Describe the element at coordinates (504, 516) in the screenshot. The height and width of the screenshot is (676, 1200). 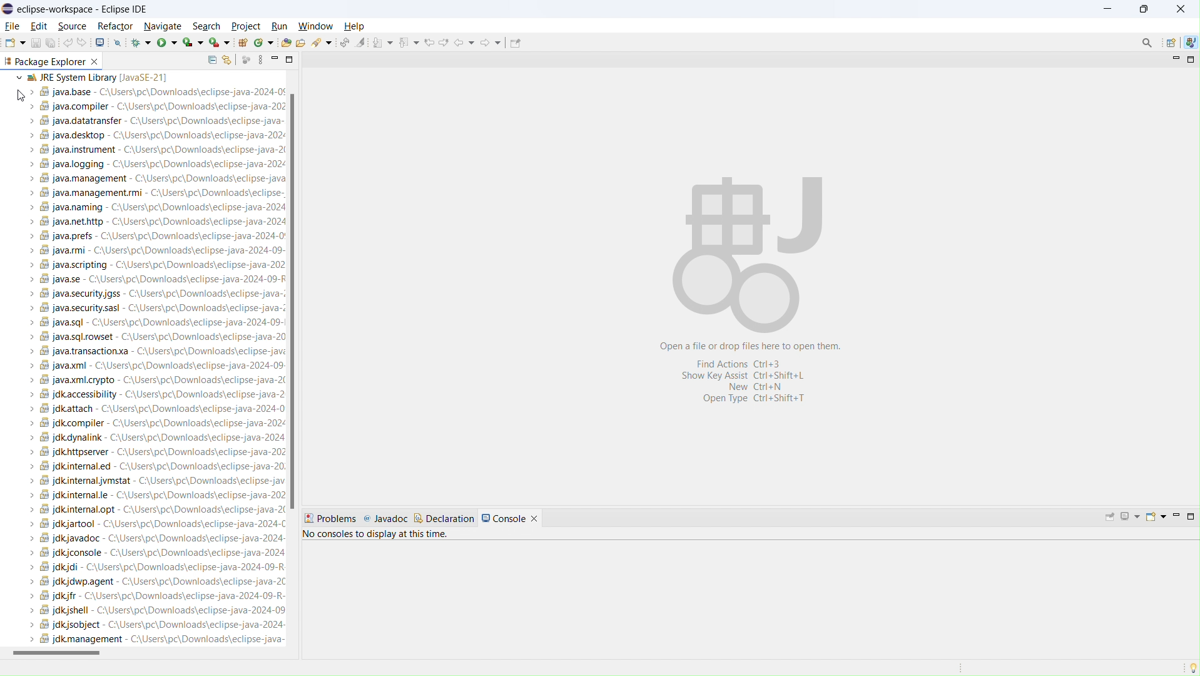
I see `console` at that location.